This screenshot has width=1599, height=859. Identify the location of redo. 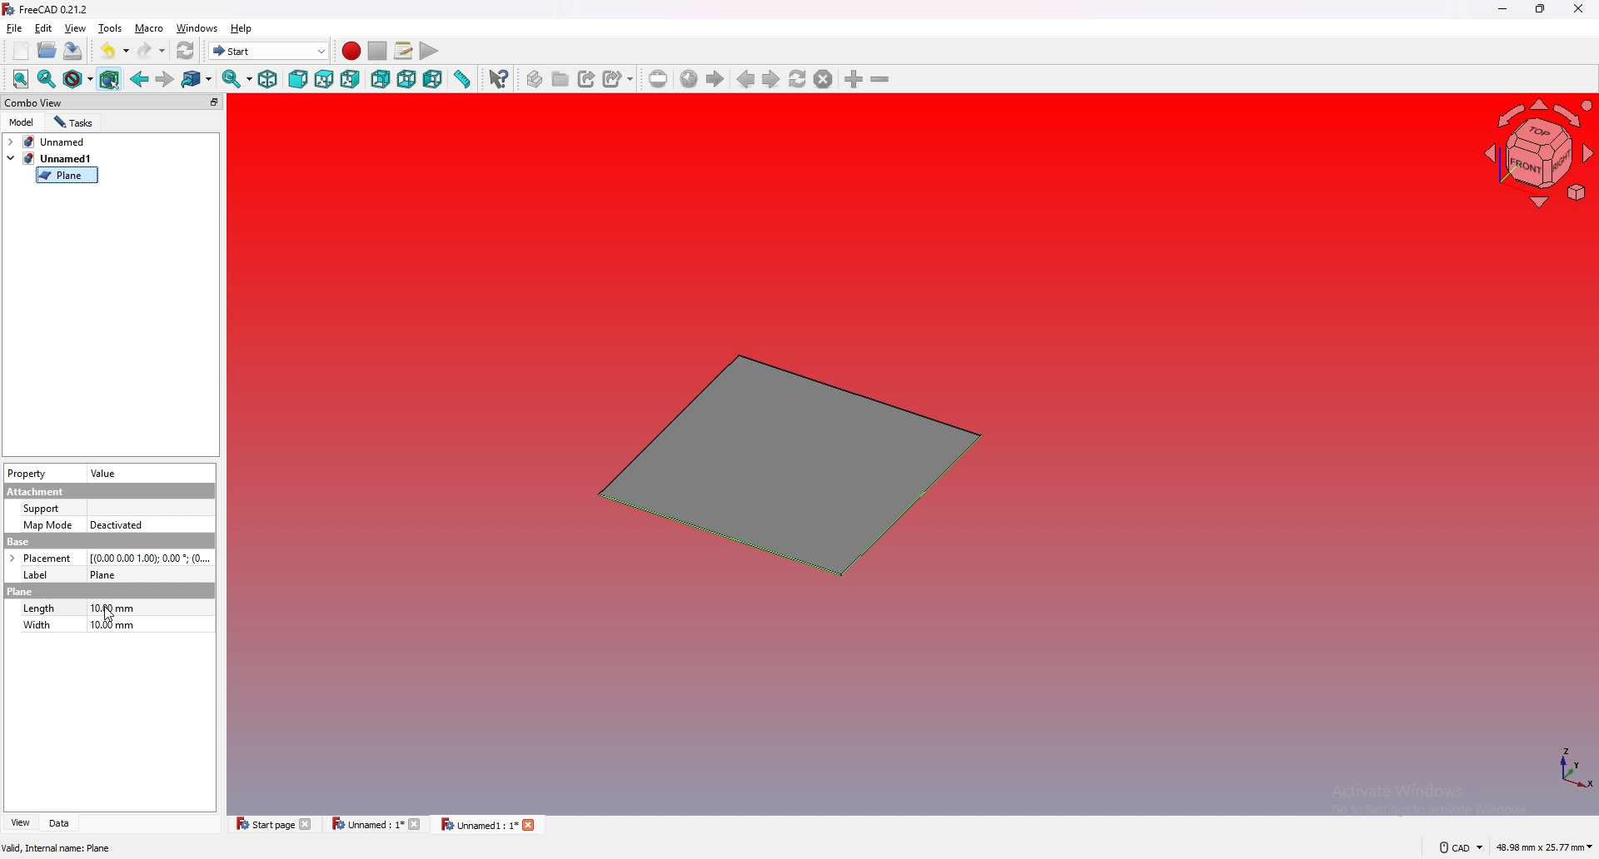
(152, 51).